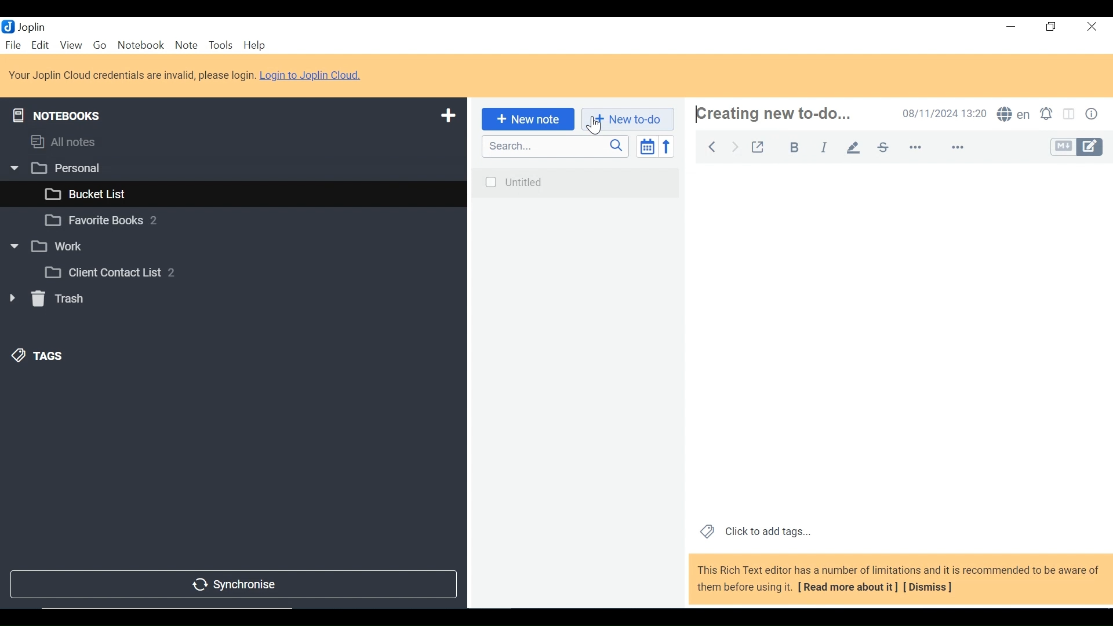 This screenshot has height=626, width=1113. I want to click on Restore, so click(1051, 28).